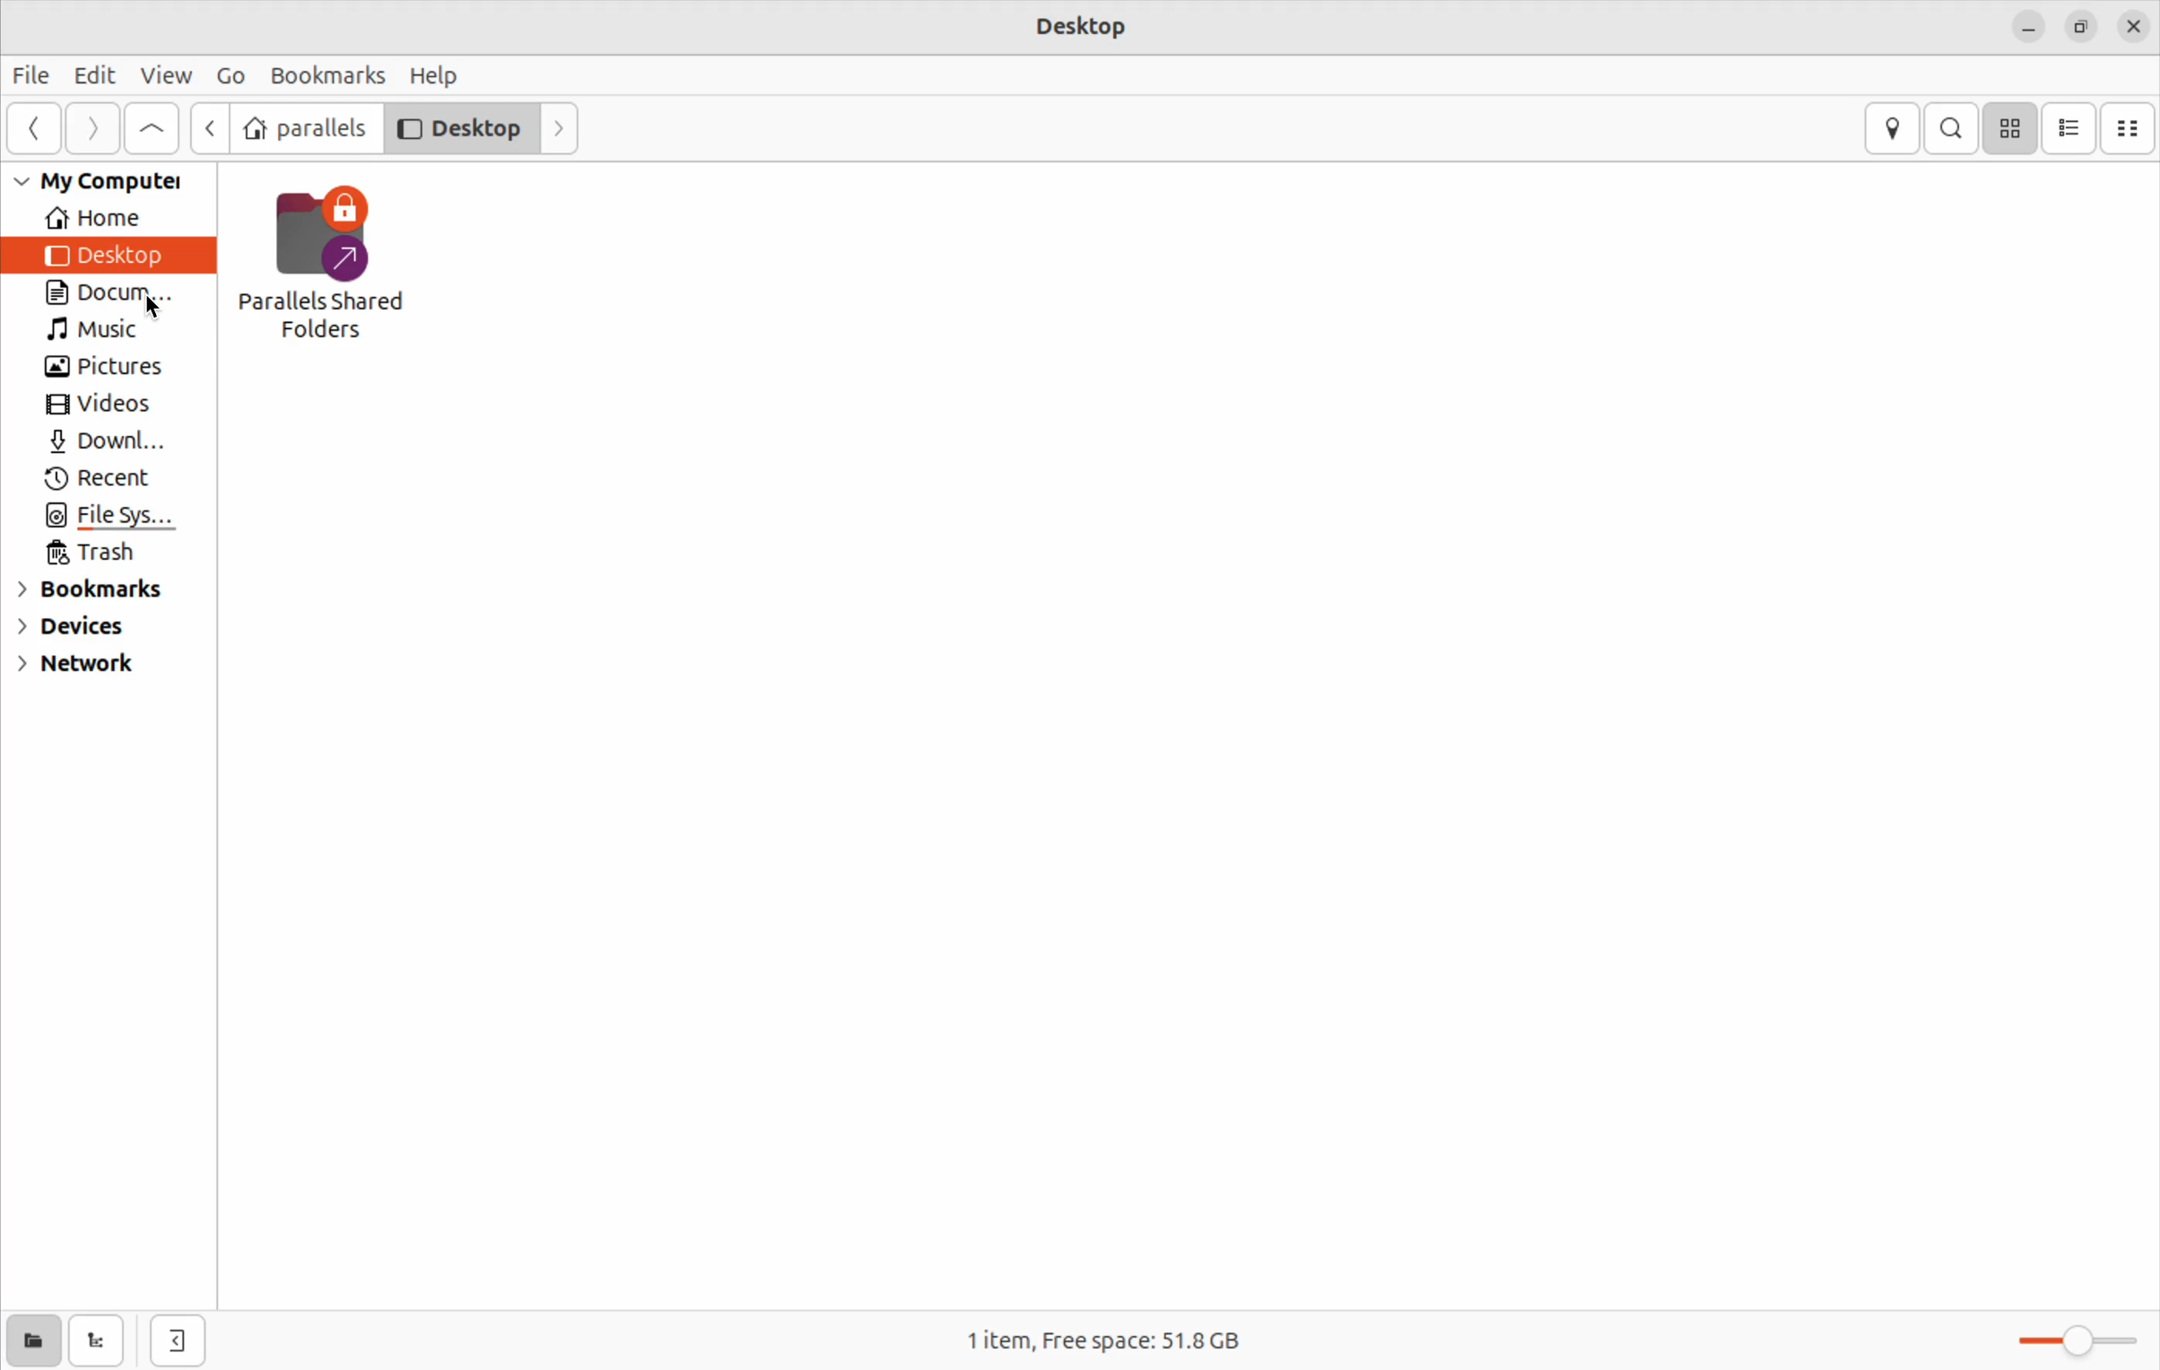 The image size is (2160, 1370). Describe the element at coordinates (88, 556) in the screenshot. I see `Trash` at that location.